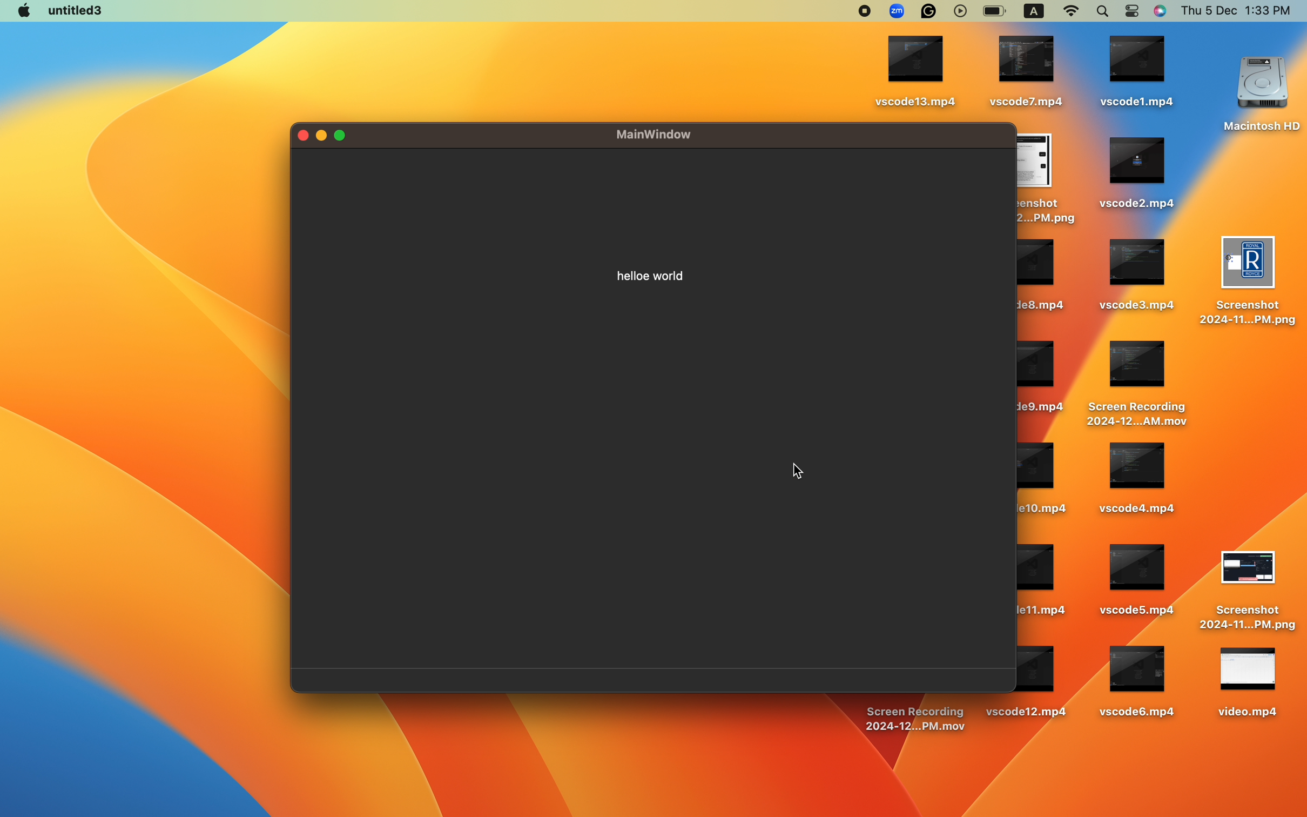 The image size is (1307, 817). I want to click on Macintosh, so click(1163, 440).